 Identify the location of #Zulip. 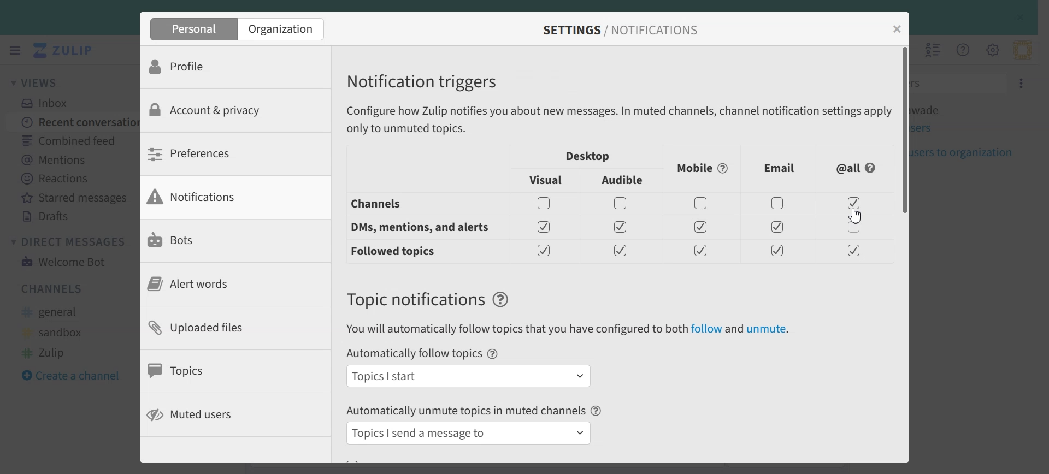
(53, 352).